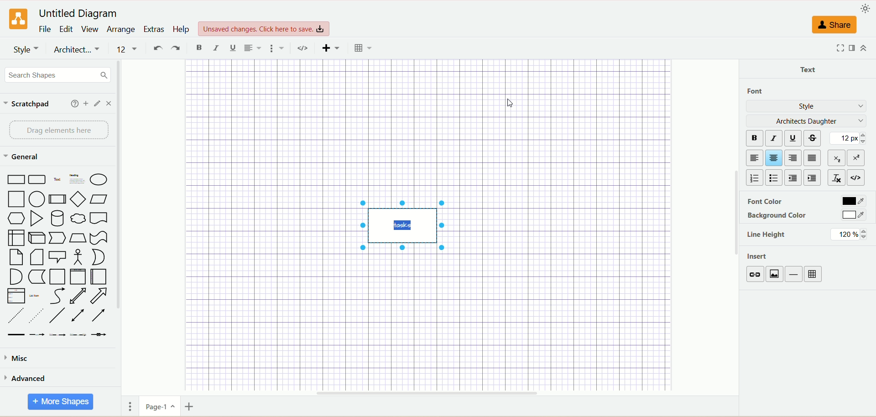  I want to click on Filled Bar, so click(16, 335).